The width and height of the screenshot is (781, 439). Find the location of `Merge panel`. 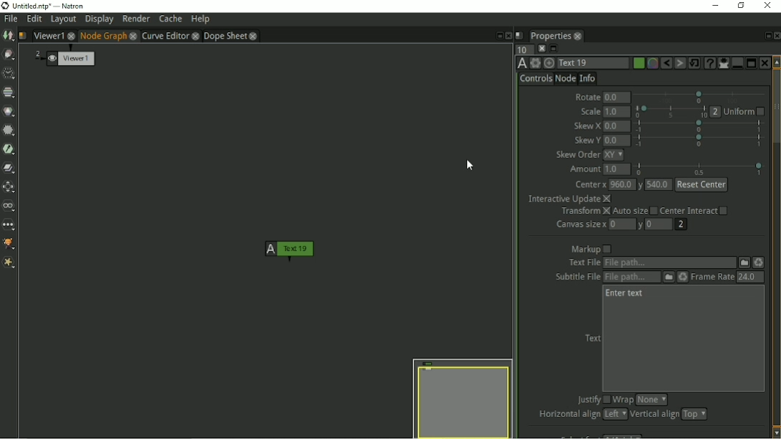

Merge panel is located at coordinates (737, 63).